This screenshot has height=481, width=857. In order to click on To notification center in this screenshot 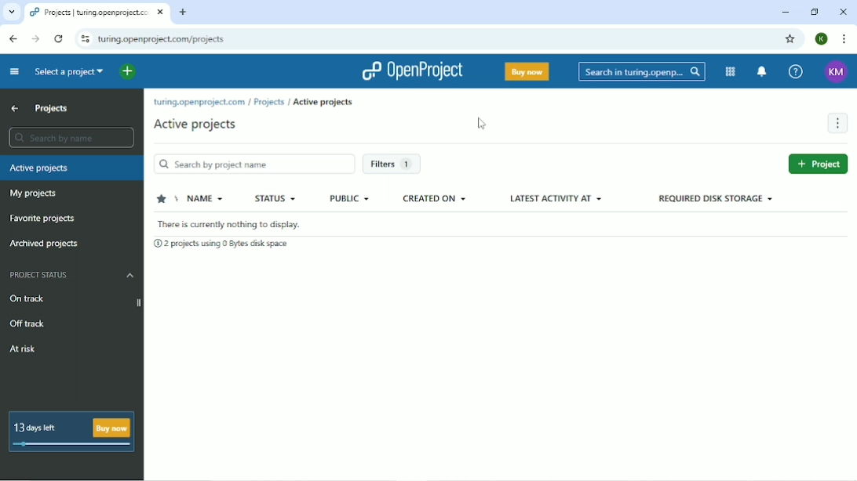, I will do `click(761, 72)`.